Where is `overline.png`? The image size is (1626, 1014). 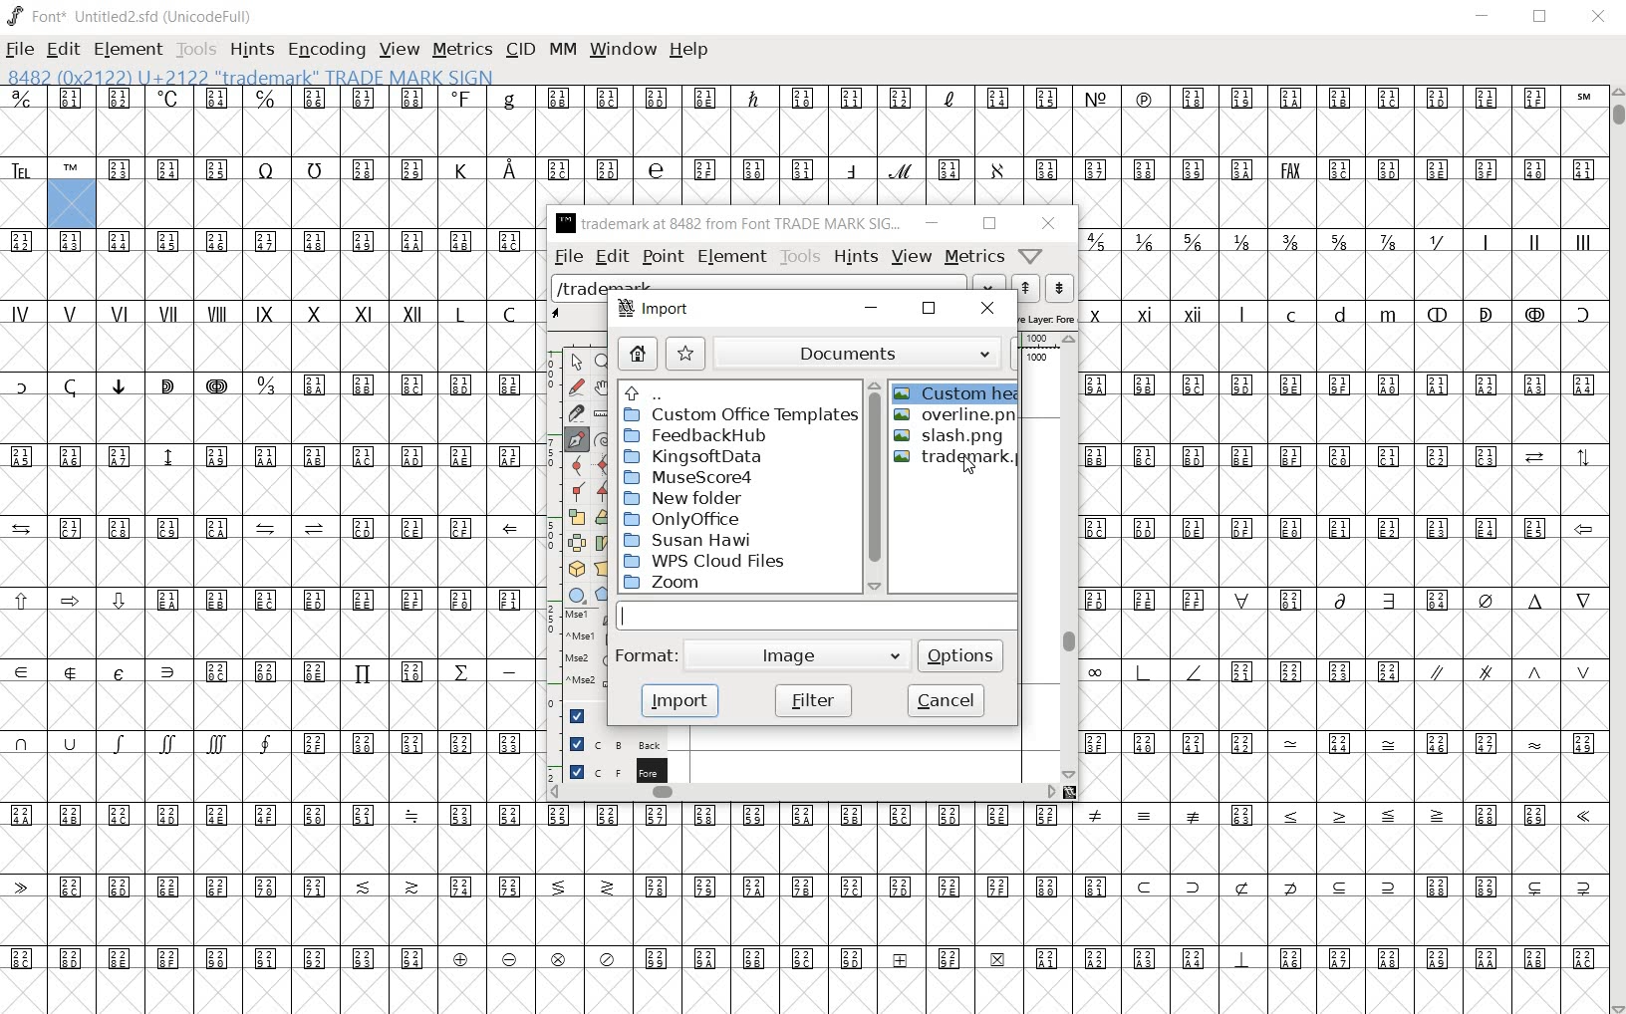
overline.png is located at coordinates (956, 415).